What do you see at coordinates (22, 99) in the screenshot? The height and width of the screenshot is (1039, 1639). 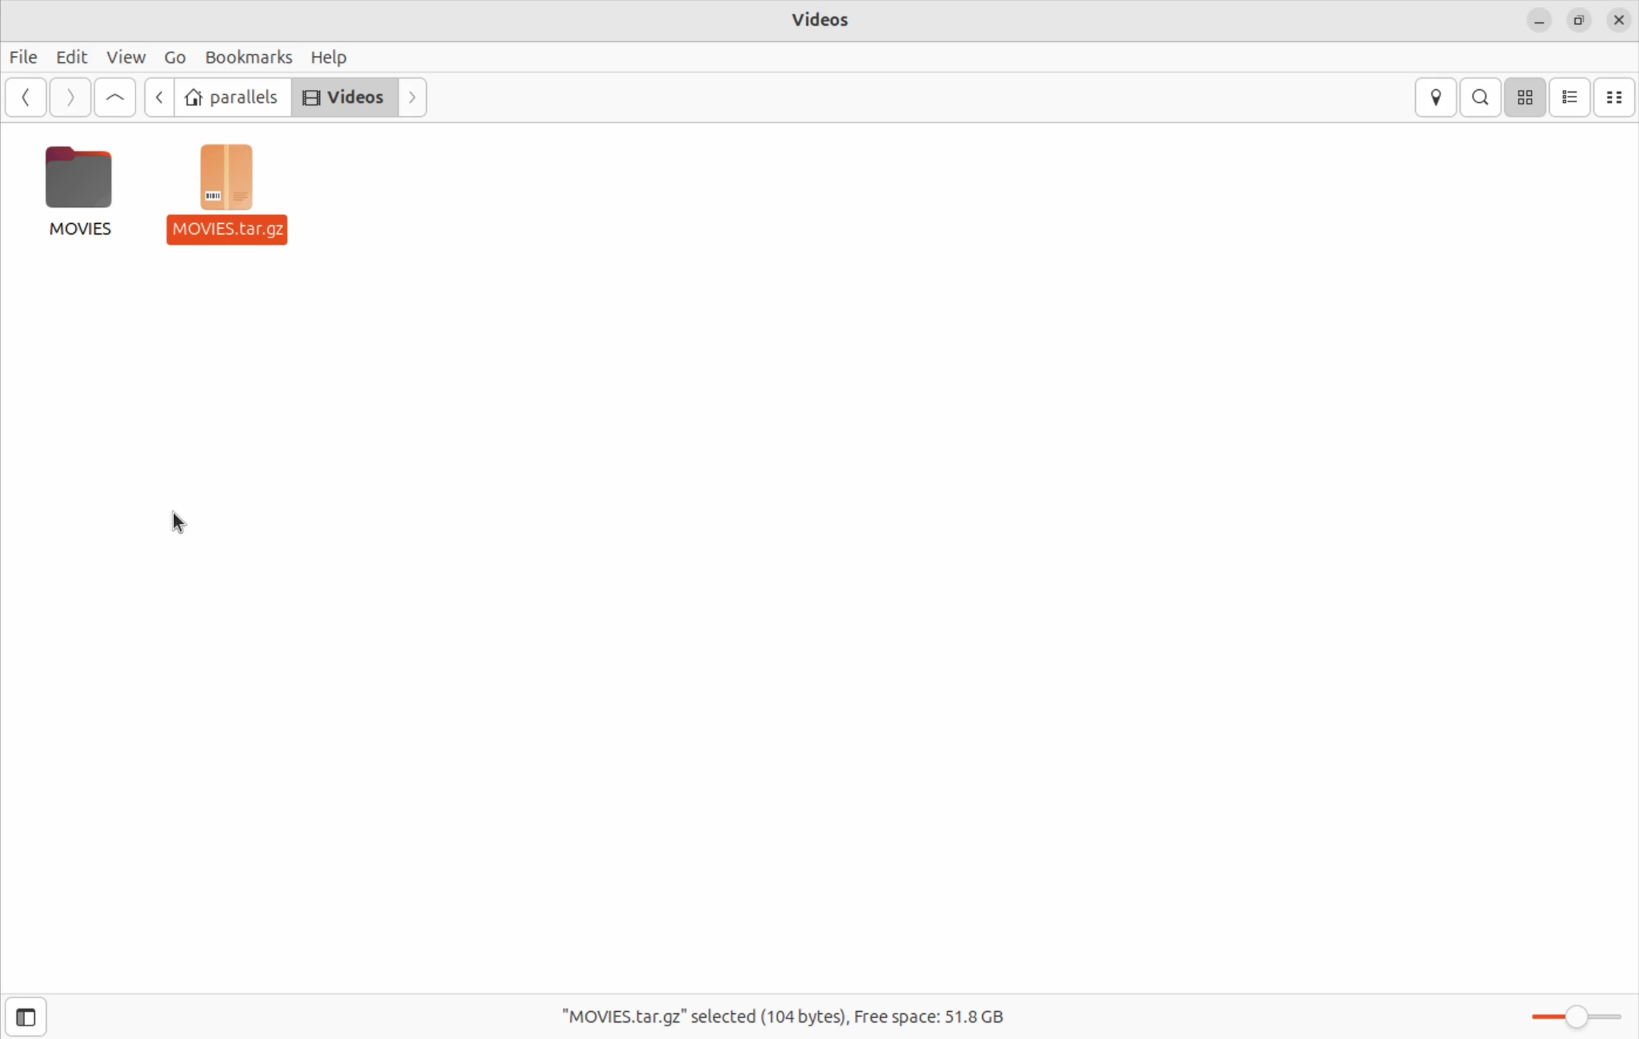 I see `Go back` at bounding box center [22, 99].